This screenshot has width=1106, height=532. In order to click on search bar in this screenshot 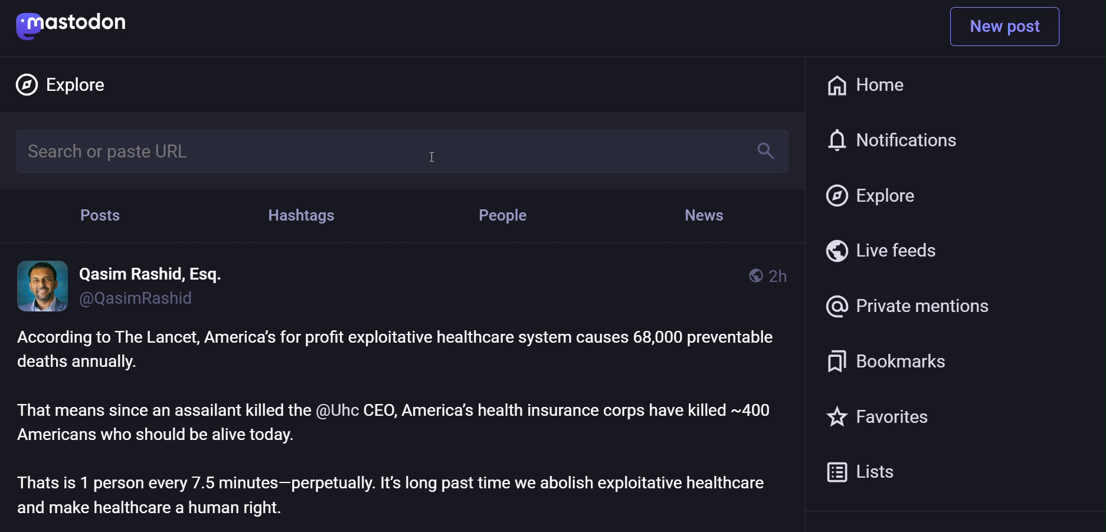, I will do `click(374, 149)`.